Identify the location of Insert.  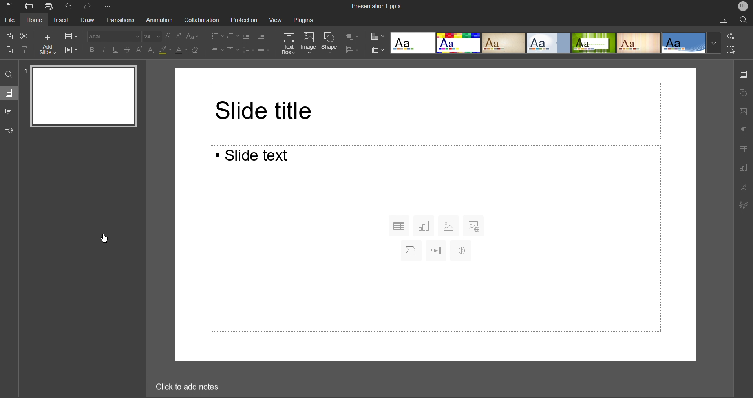
(63, 20).